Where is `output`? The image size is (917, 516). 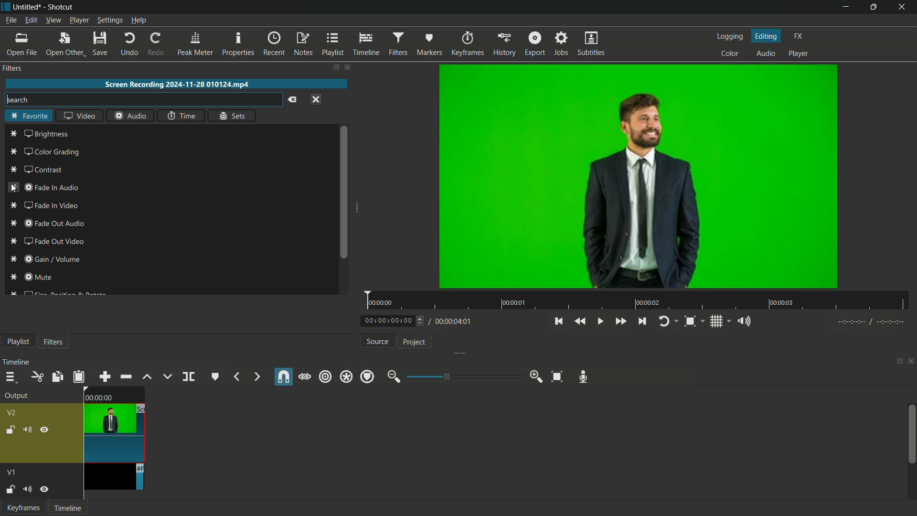 output is located at coordinates (15, 395).